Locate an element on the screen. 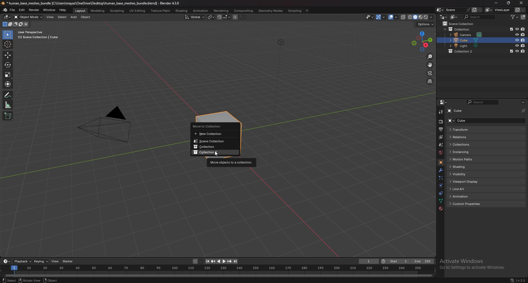 The image size is (528, 283). toggle xray is located at coordinates (403, 17).